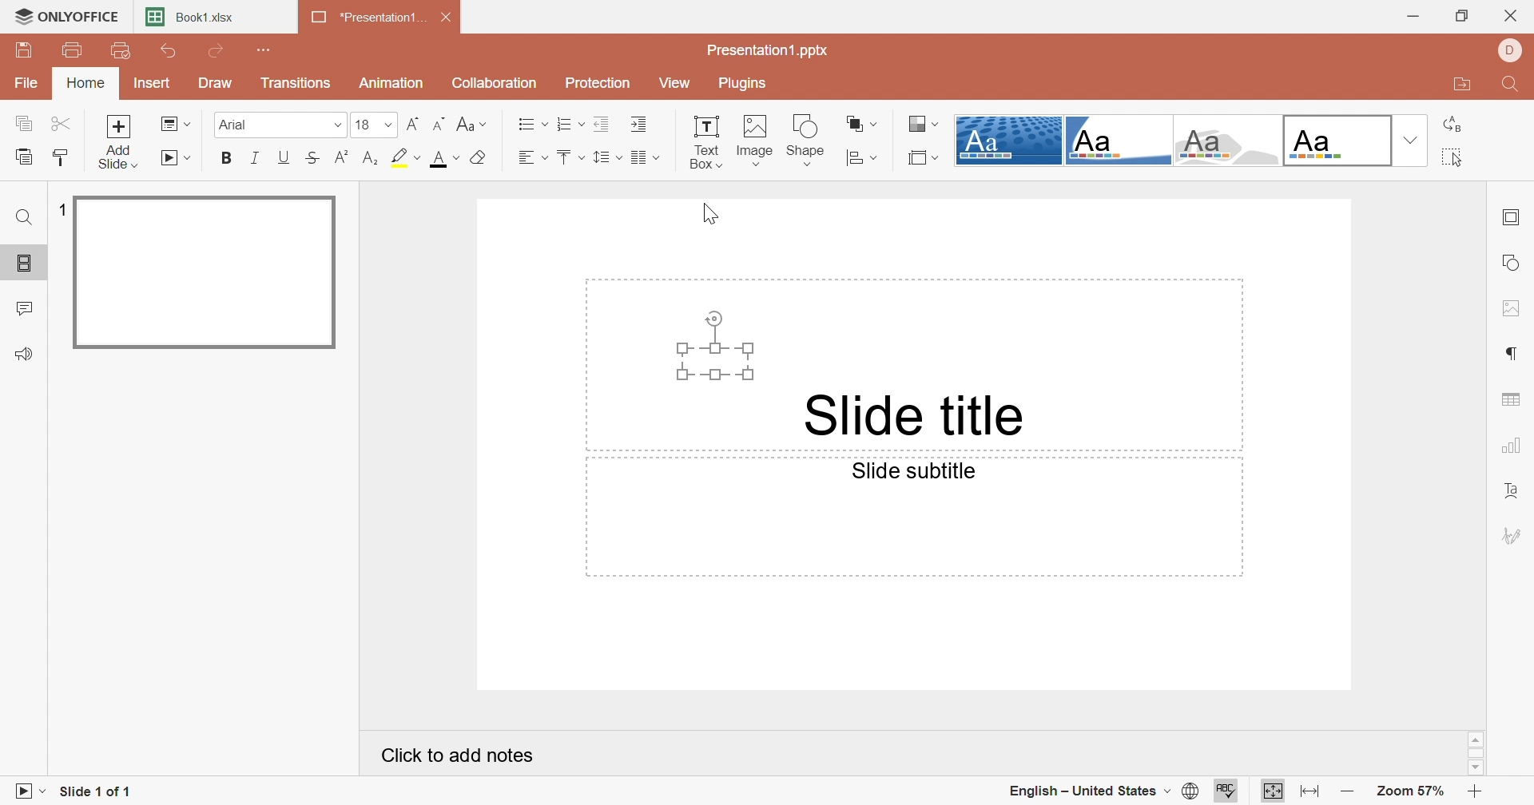 The width and height of the screenshot is (1534, 805). I want to click on Redo, so click(218, 51).